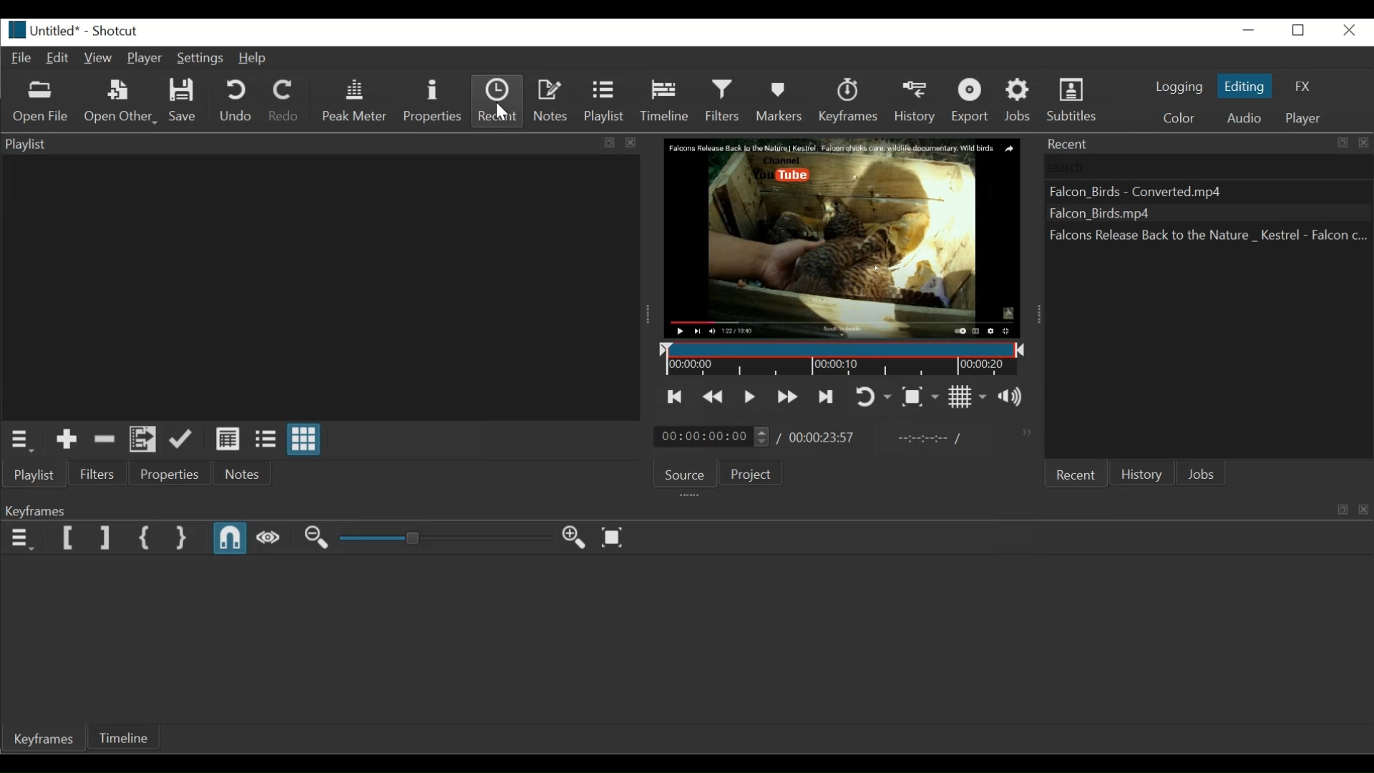 The width and height of the screenshot is (1374, 773). What do you see at coordinates (607, 102) in the screenshot?
I see `Playlist` at bounding box center [607, 102].